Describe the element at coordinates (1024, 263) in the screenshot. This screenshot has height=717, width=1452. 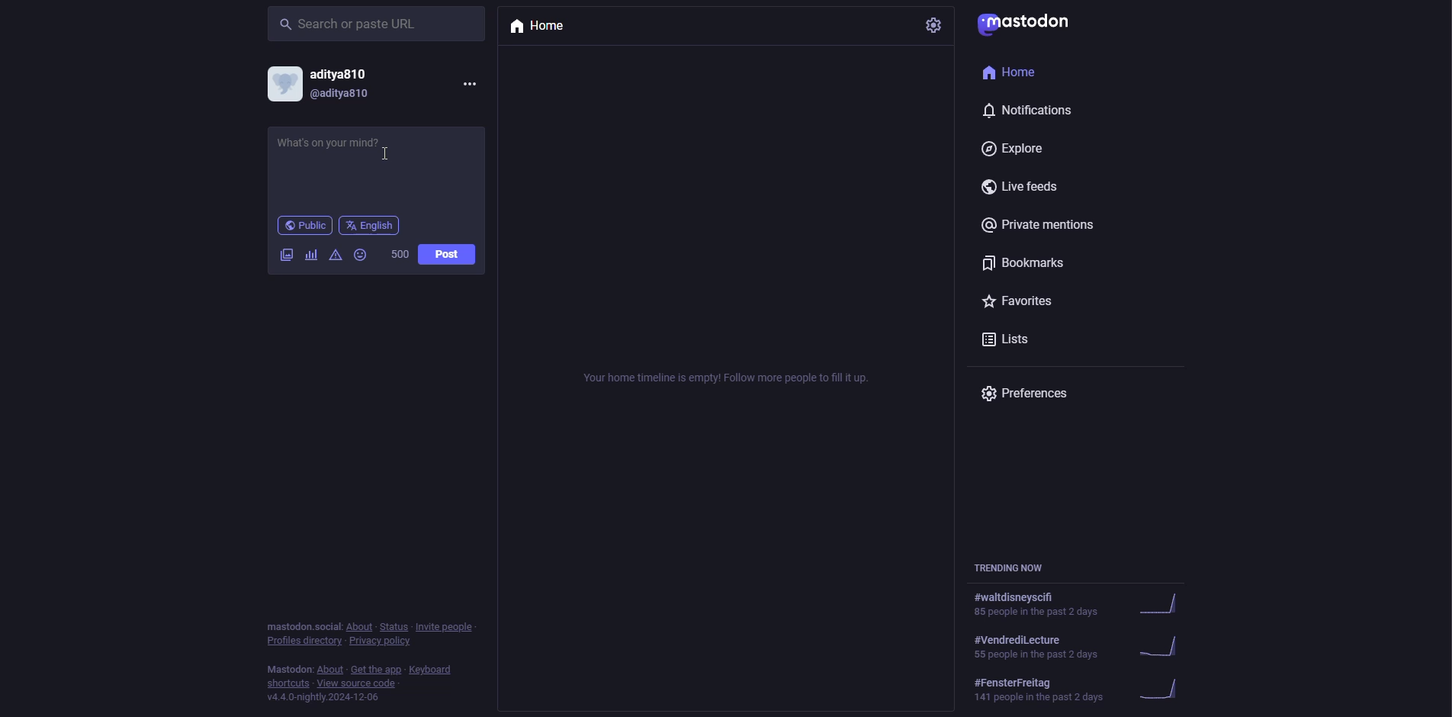
I see `bookmarks` at that location.